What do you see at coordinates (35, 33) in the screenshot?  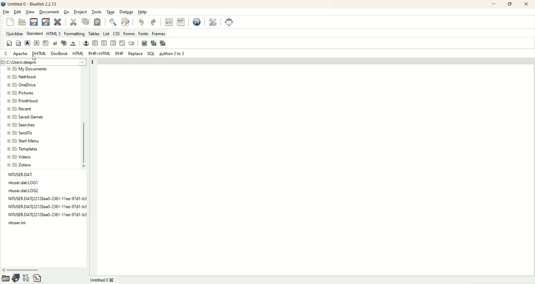 I see `Standard` at bounding box center [35, 33].